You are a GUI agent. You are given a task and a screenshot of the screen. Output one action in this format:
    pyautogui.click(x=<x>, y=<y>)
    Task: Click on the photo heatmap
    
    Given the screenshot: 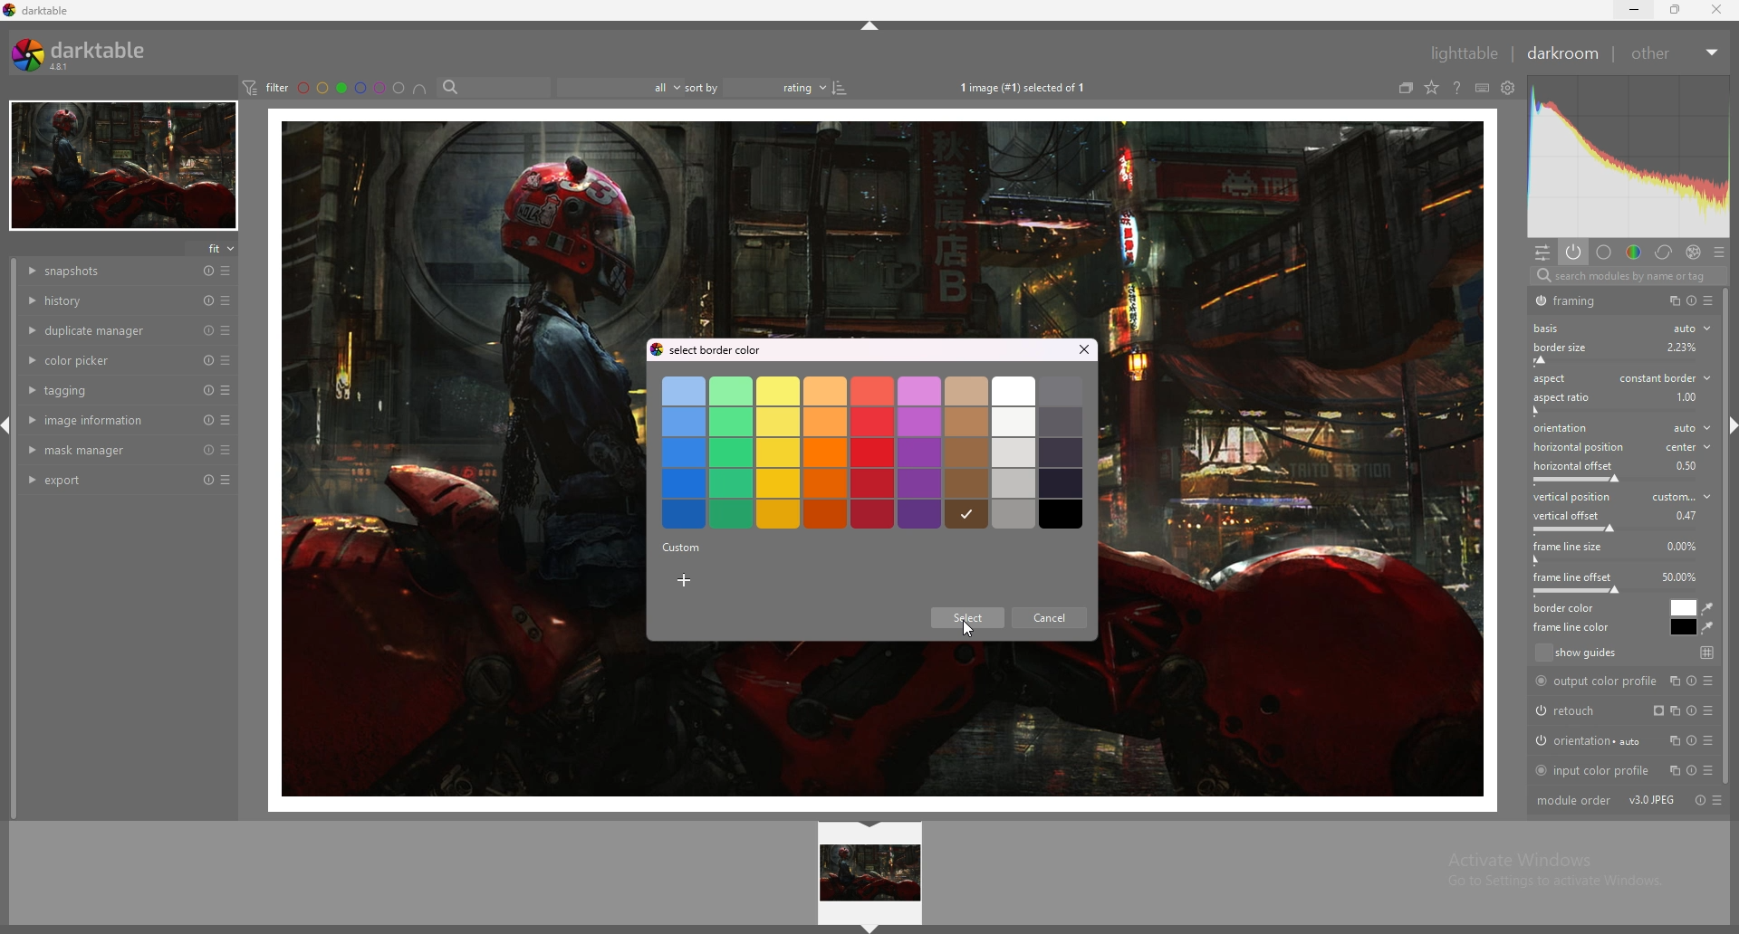 What is the action you would take?
    pyautogui.click(x=1629, y=156)
    